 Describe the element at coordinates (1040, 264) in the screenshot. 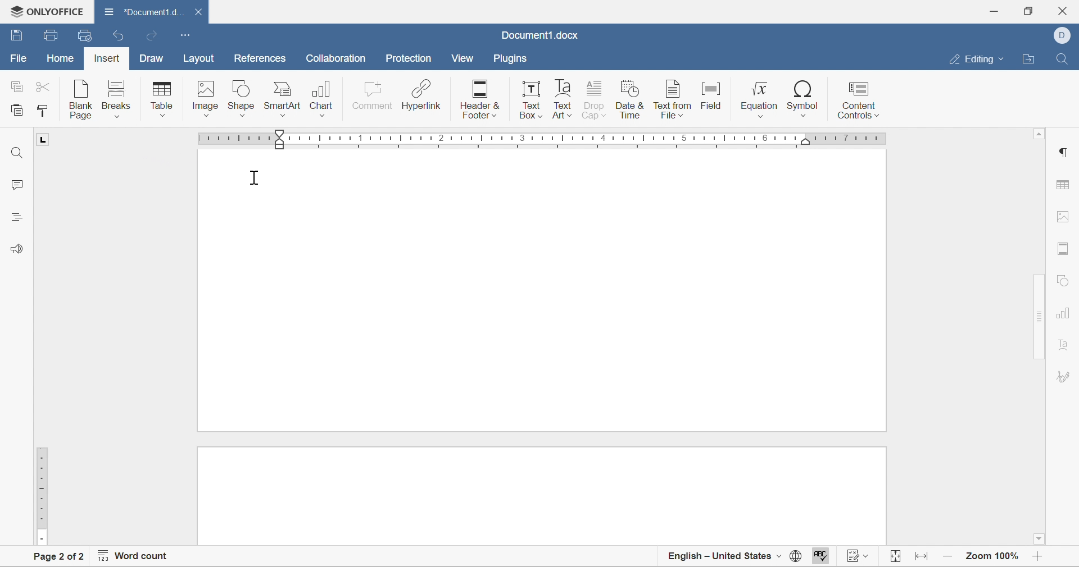

I see `Scroll bar` at that location.